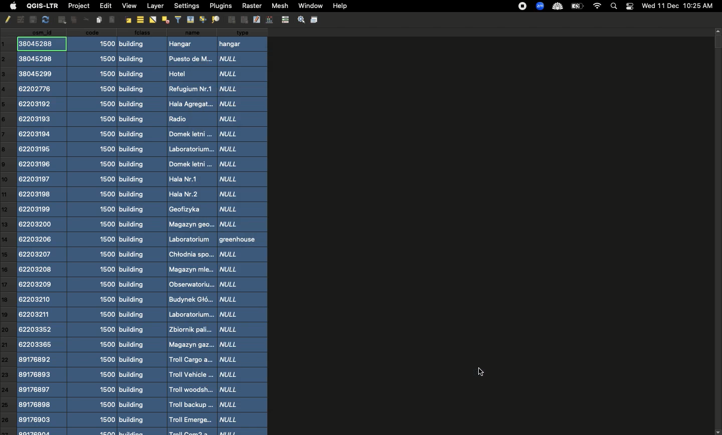  I want to click on Insert Ellipse, so click(61, 20).